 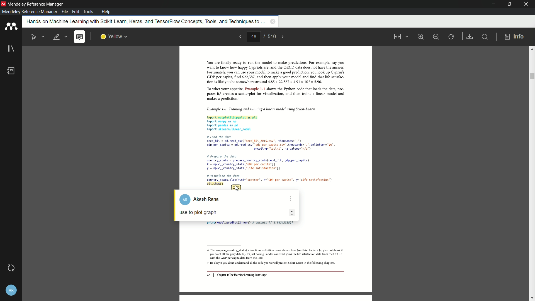 I want to click on add note, so click(x=79, y=37).